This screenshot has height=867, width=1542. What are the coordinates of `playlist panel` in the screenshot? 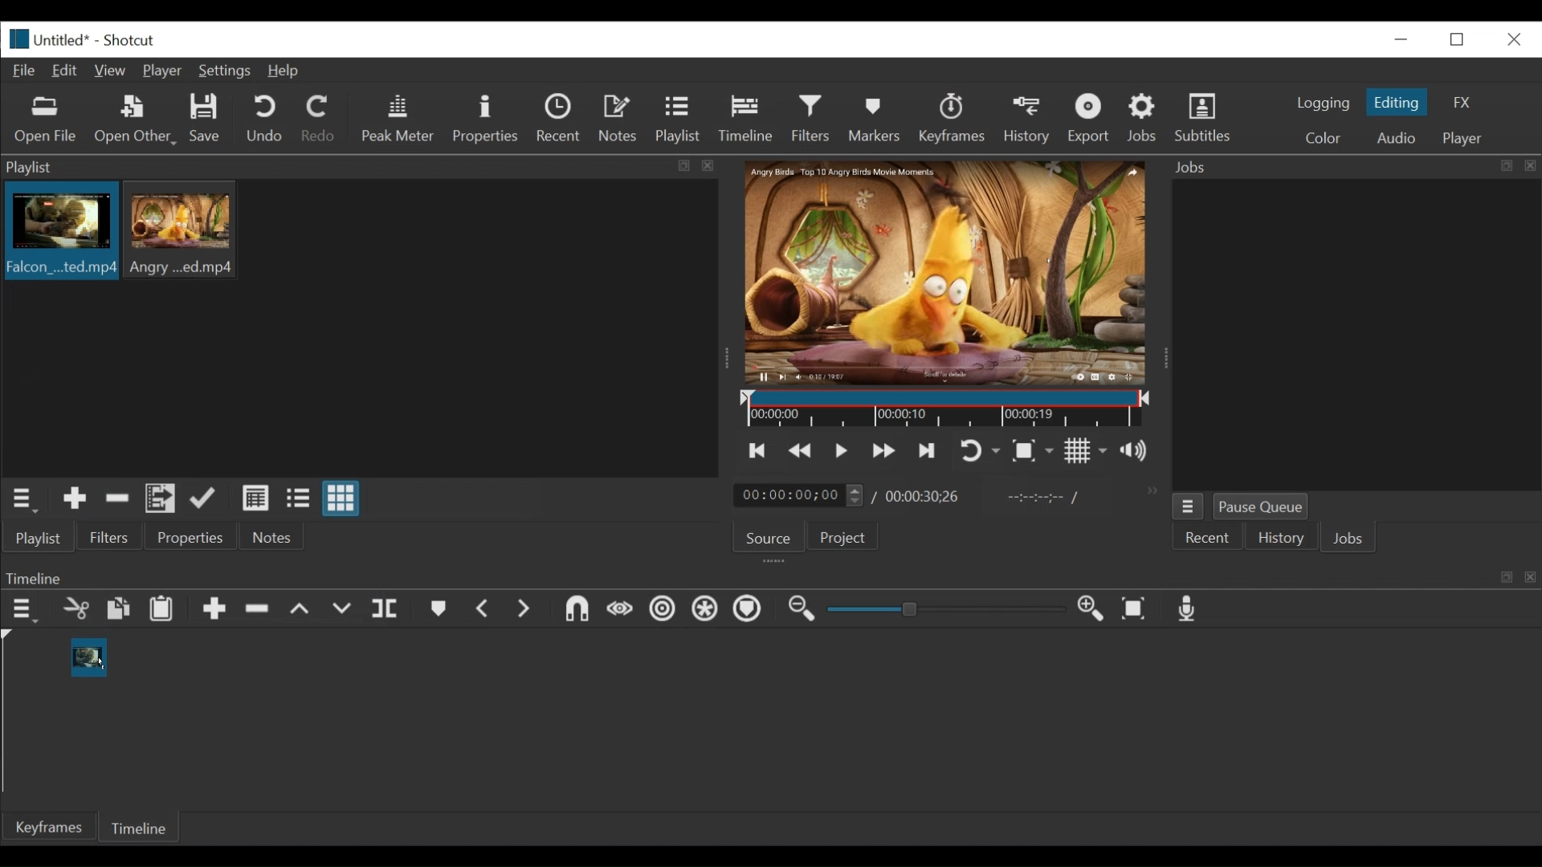 It's located at (353, 167).